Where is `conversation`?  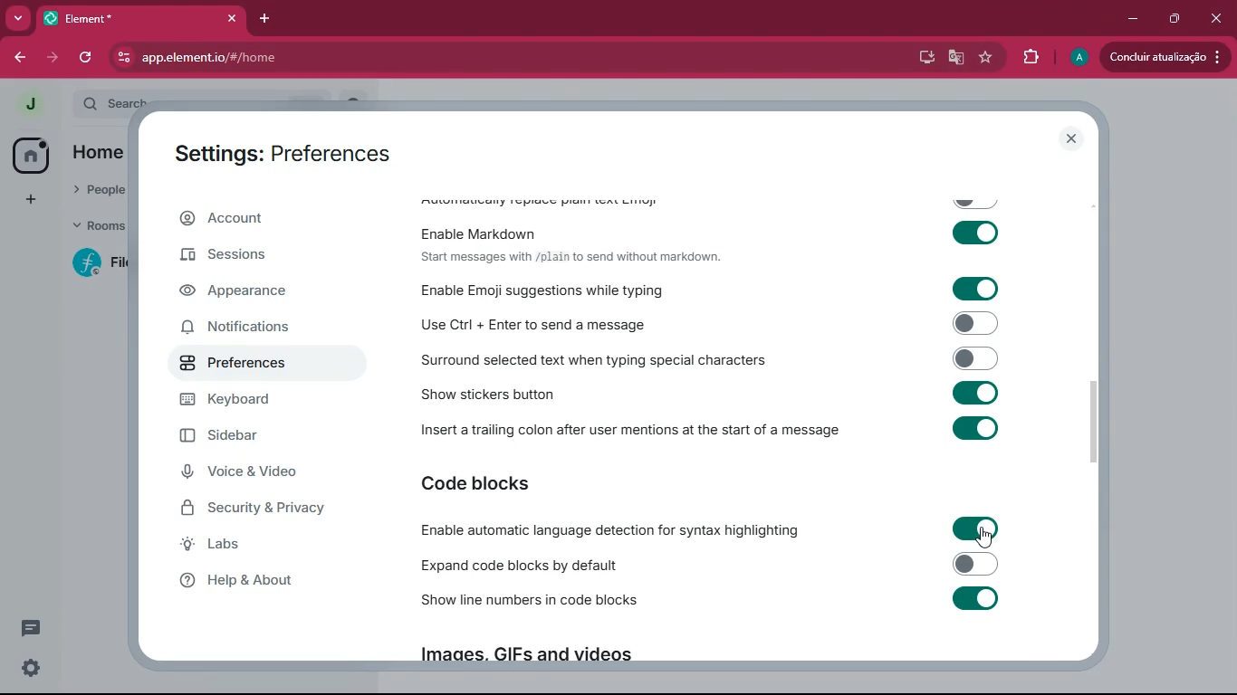
conversation is located at coordinates (29, 628).